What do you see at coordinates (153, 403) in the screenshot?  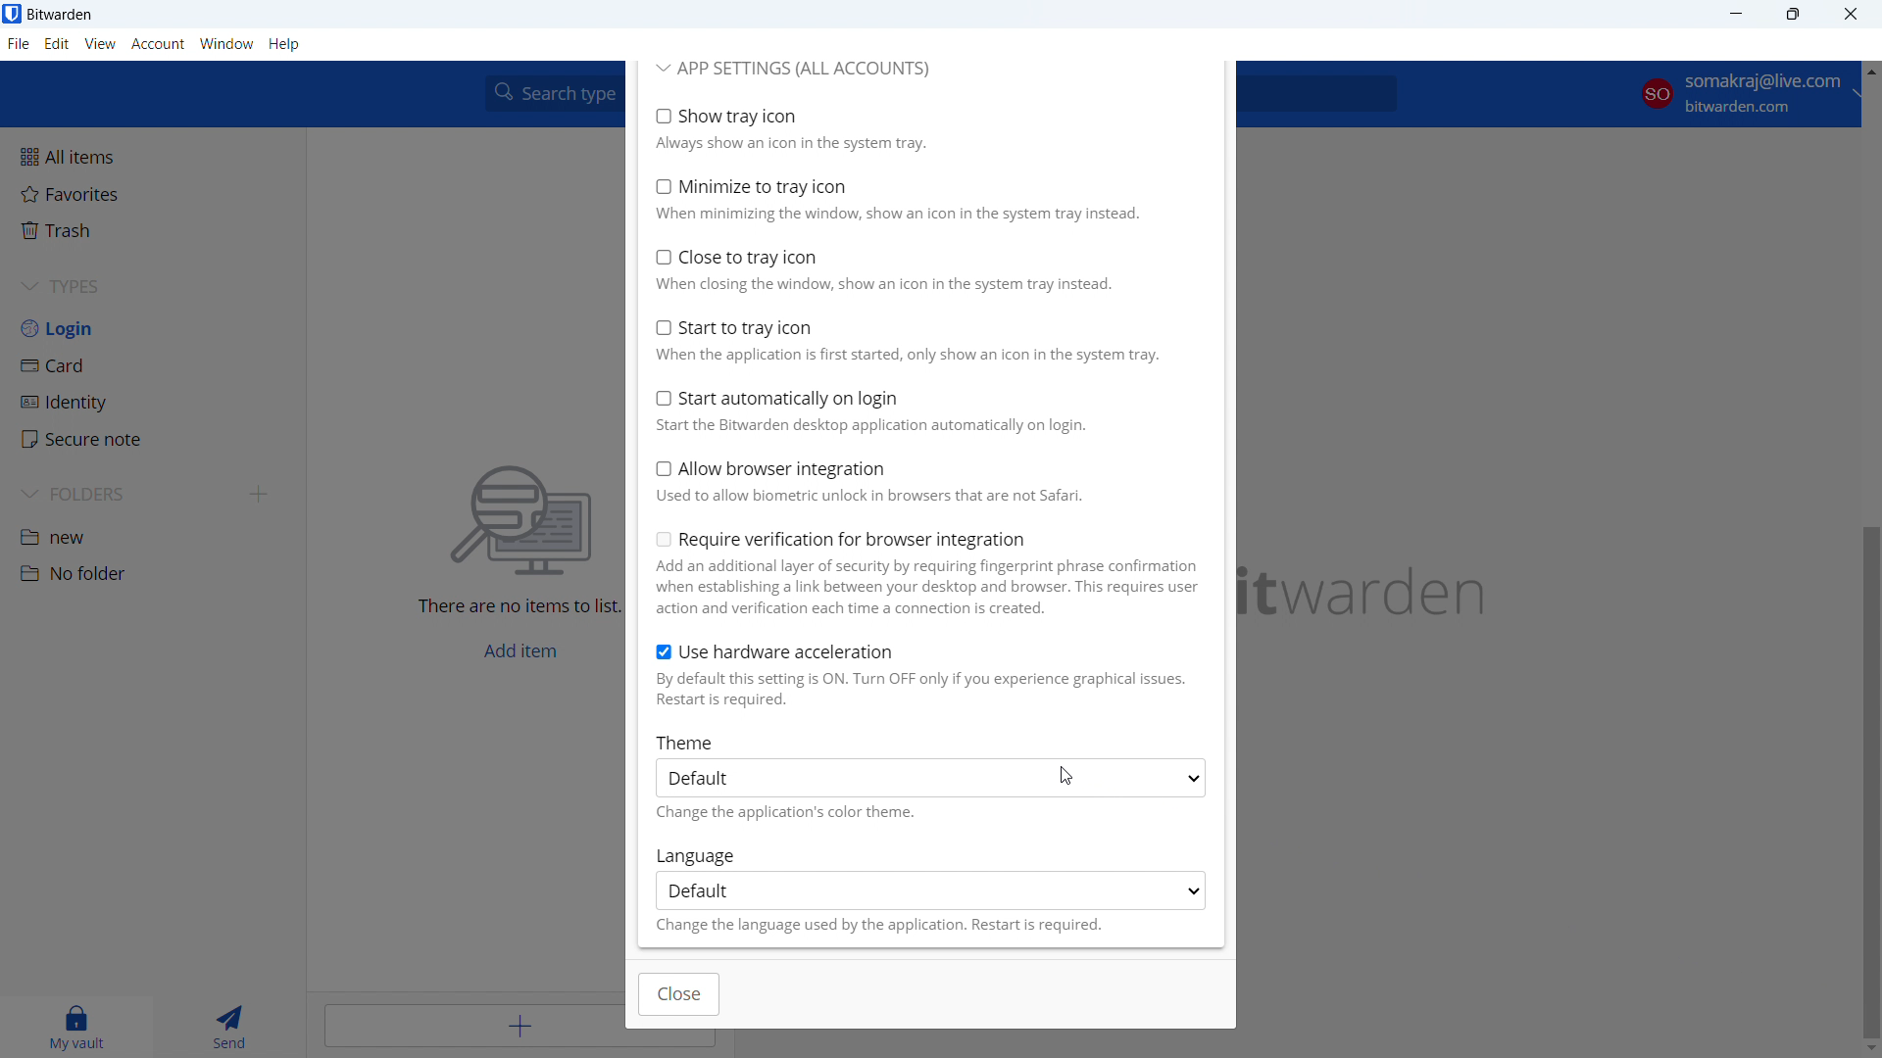 I see `identity` at bounding box center [153, 403].